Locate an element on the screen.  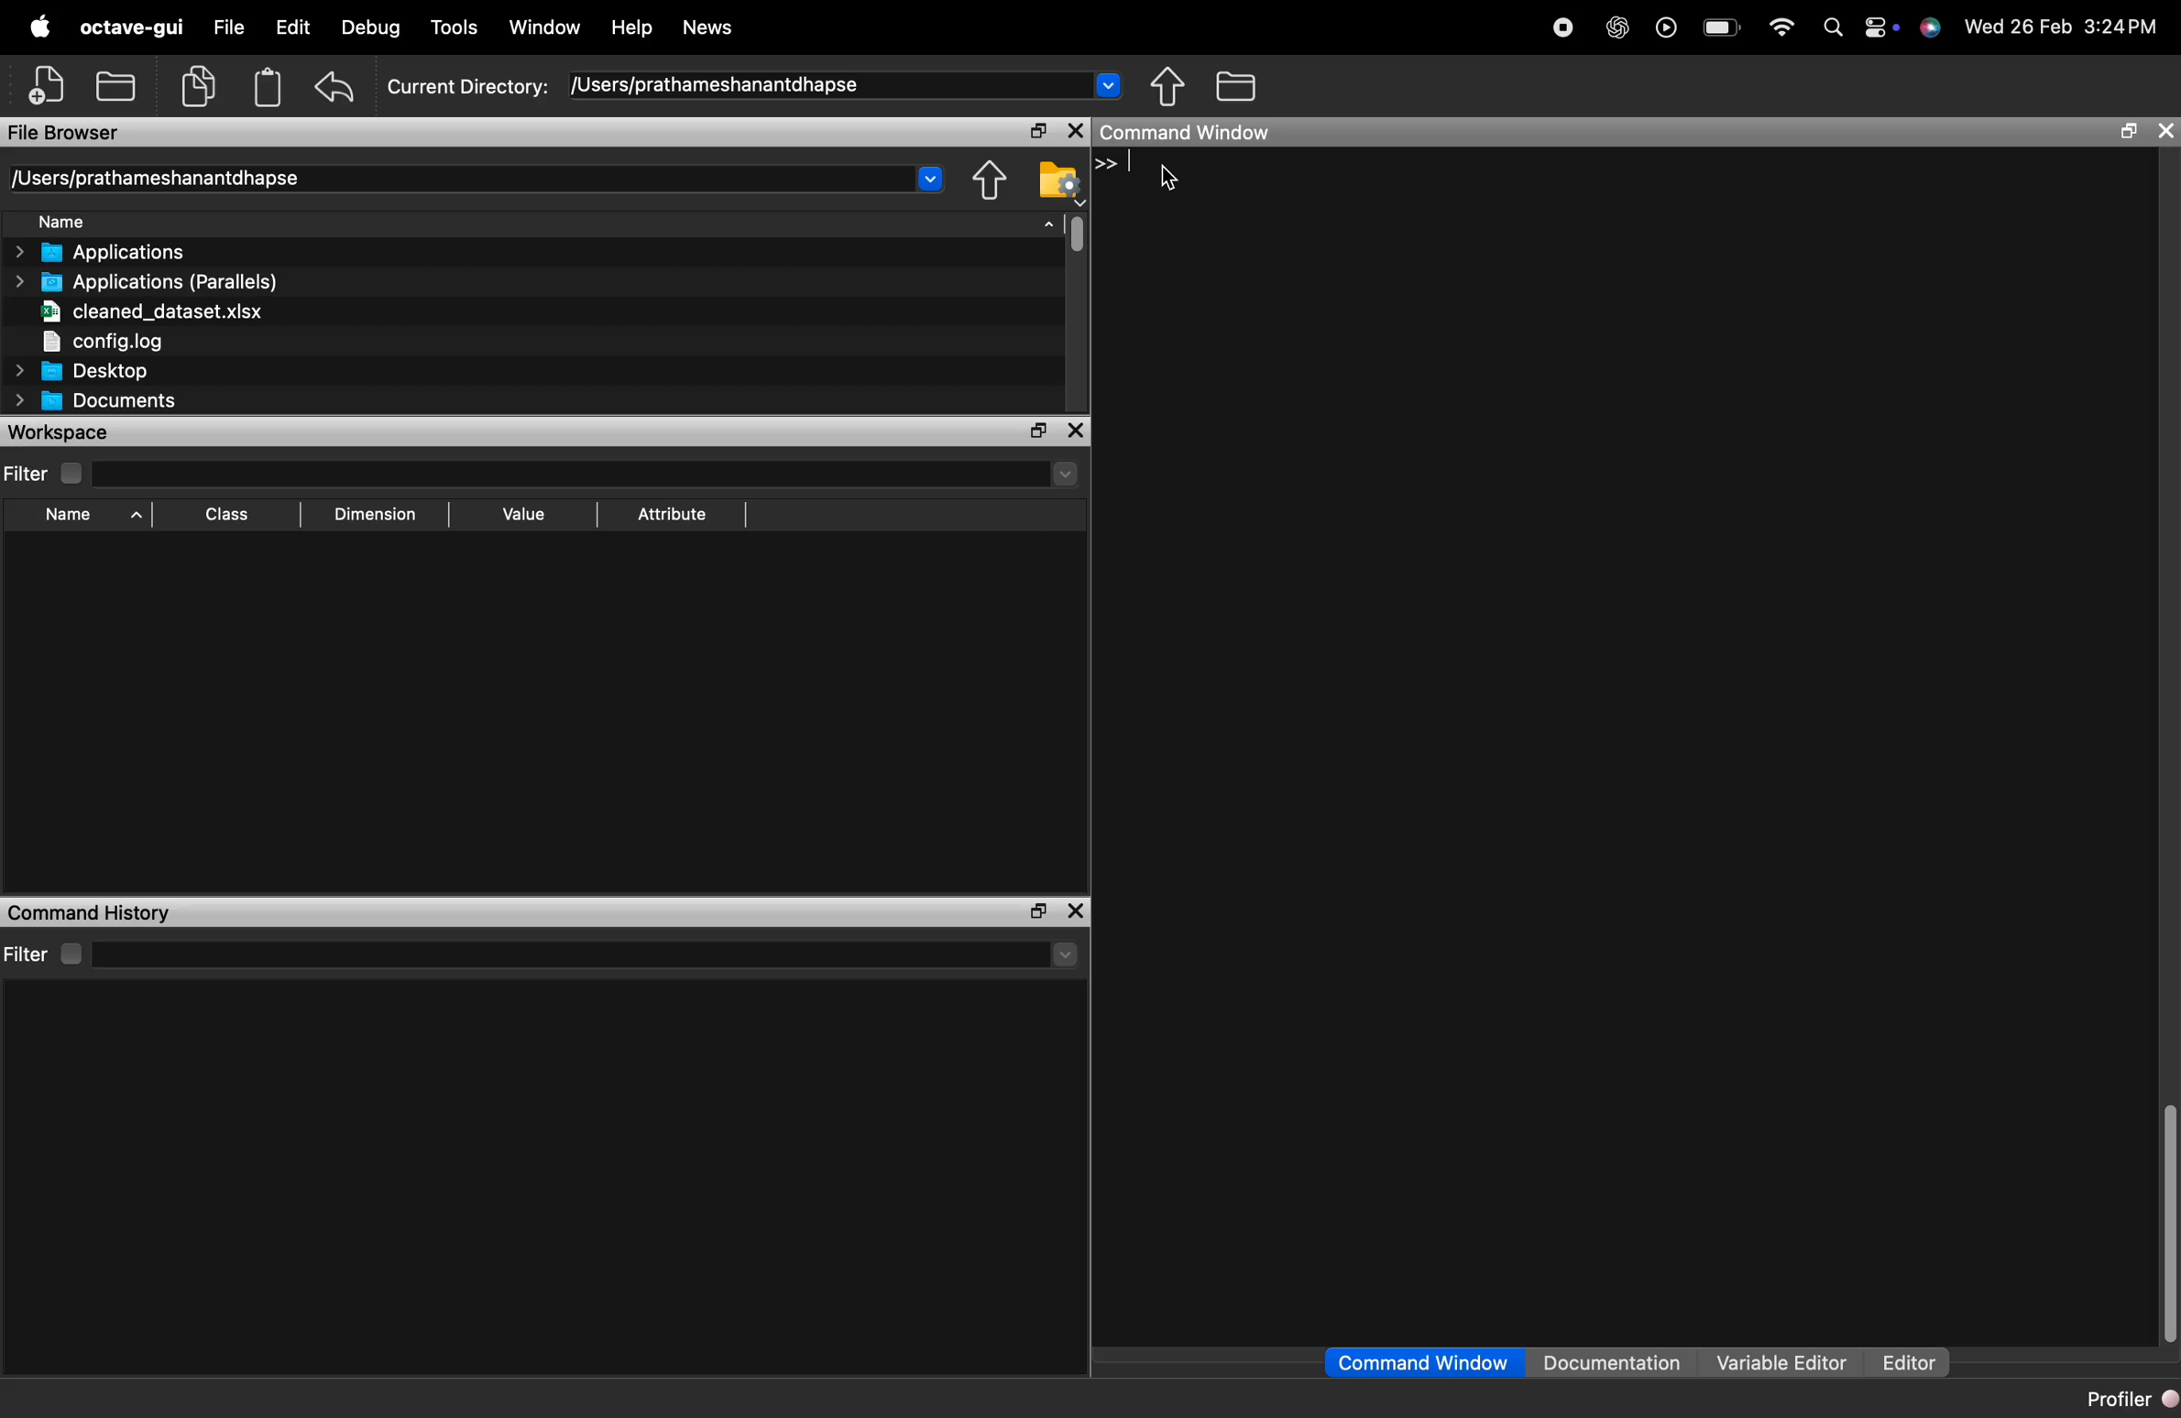
play is located at coordinates (1662, 28).